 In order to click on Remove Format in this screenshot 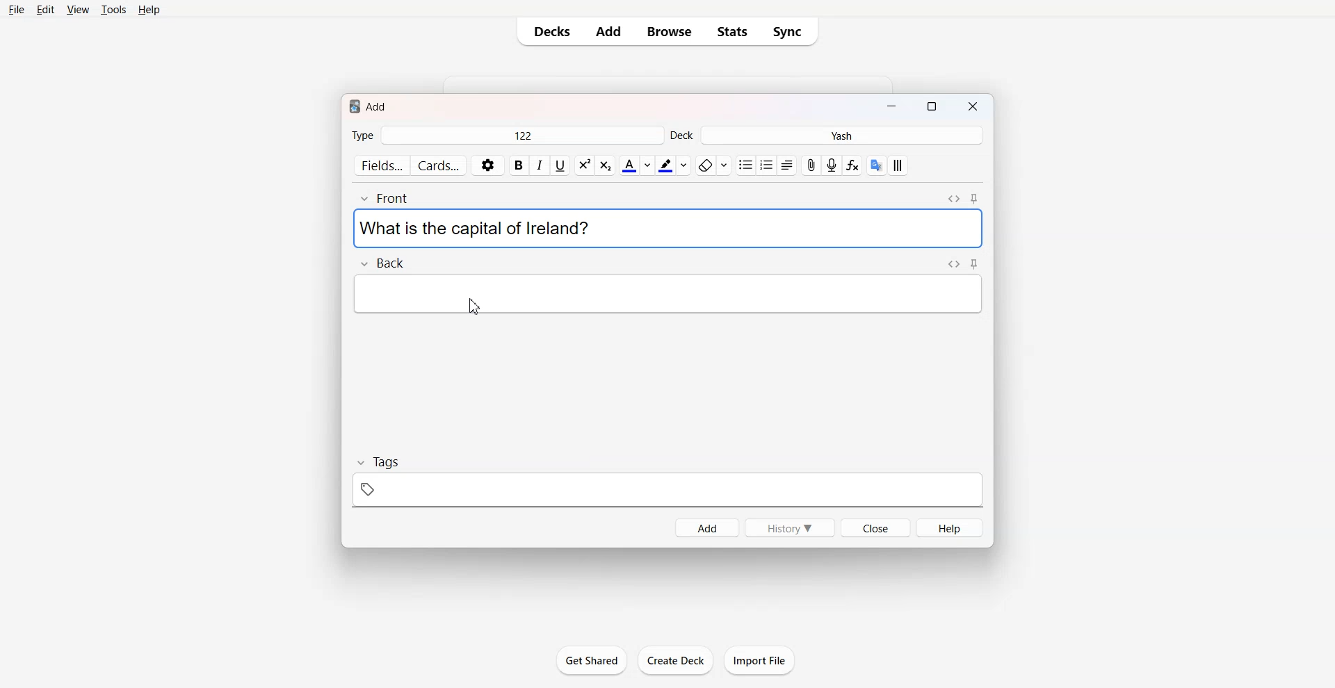, I will do `click(713, 165)`.